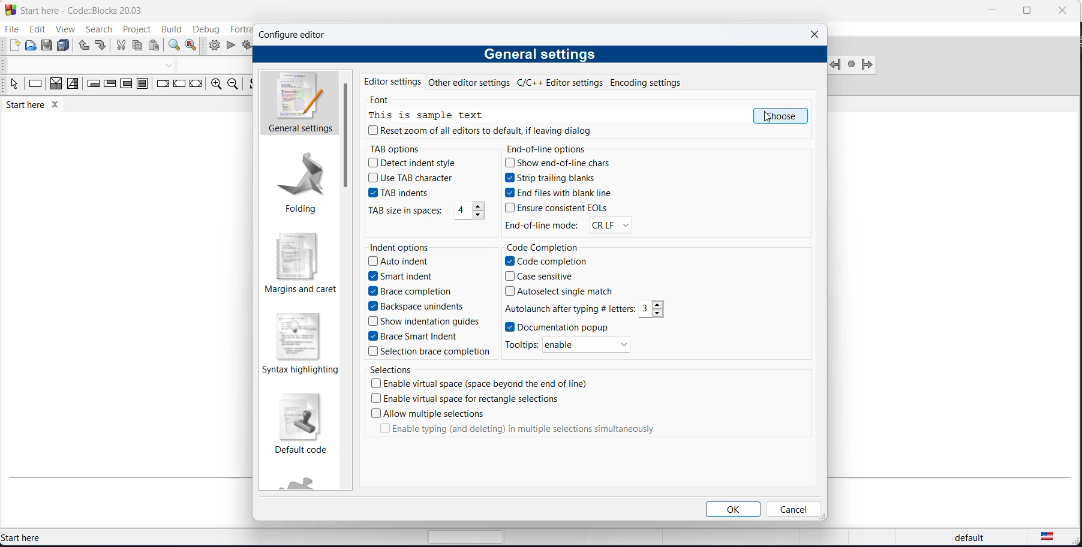  I want to click on auto indent , so click(402, 261).